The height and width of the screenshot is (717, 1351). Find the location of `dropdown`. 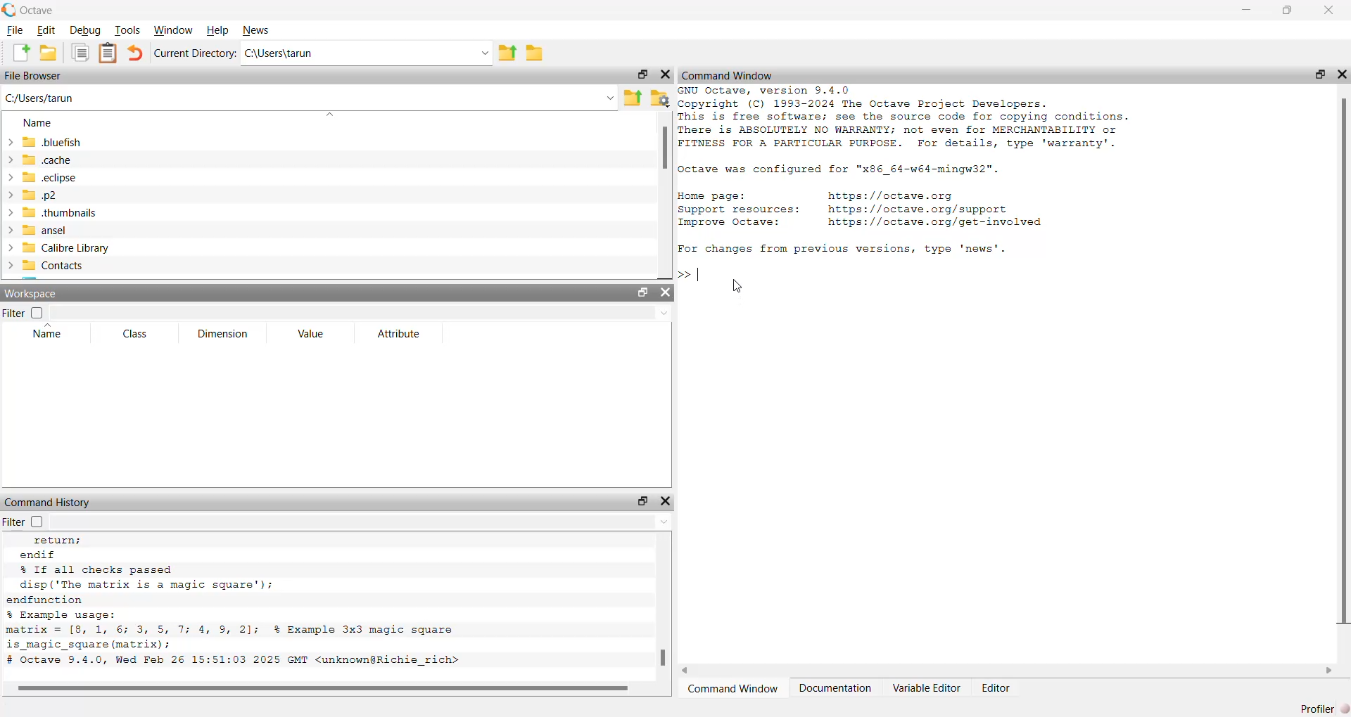

dropdown is located at coordinates (664, 314).